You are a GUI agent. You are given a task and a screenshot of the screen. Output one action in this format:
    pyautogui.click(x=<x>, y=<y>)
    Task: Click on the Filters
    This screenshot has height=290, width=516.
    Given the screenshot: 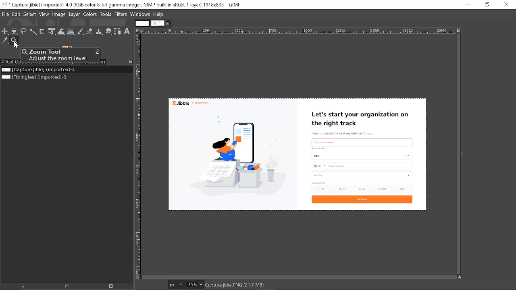 What is the action you would take?
    pyautogui.click(x=121, y=15)
    